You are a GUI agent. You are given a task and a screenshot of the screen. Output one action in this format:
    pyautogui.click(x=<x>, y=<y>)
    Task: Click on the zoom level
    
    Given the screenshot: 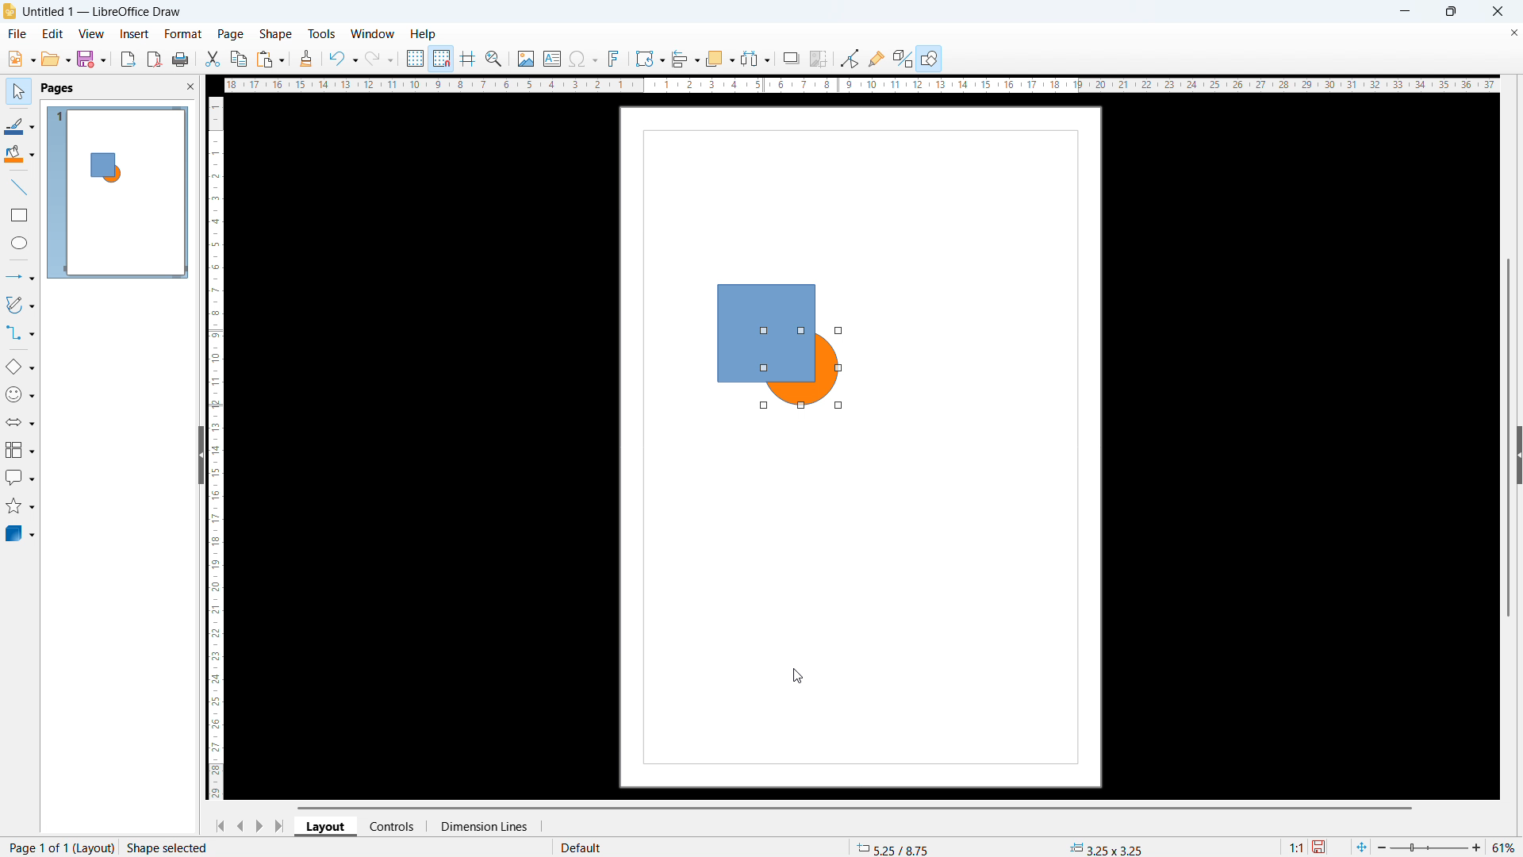 What is the action you would take?
    pyautogui.click(x=1505, y=845)
    